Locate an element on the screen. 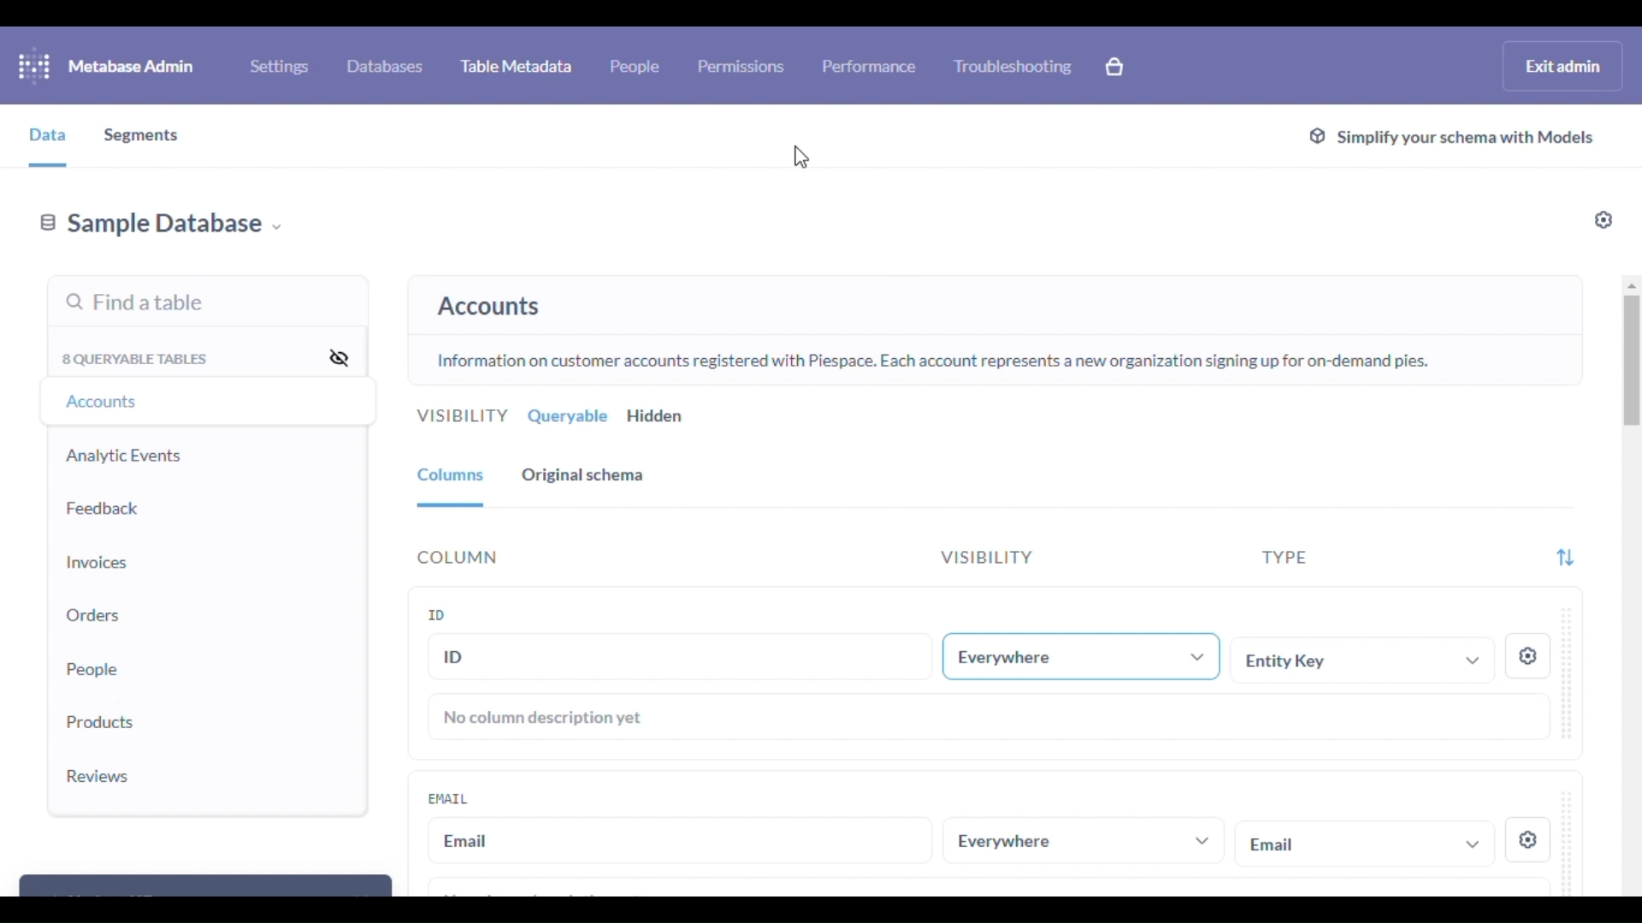  queryable is located at coordinates (568, 416).